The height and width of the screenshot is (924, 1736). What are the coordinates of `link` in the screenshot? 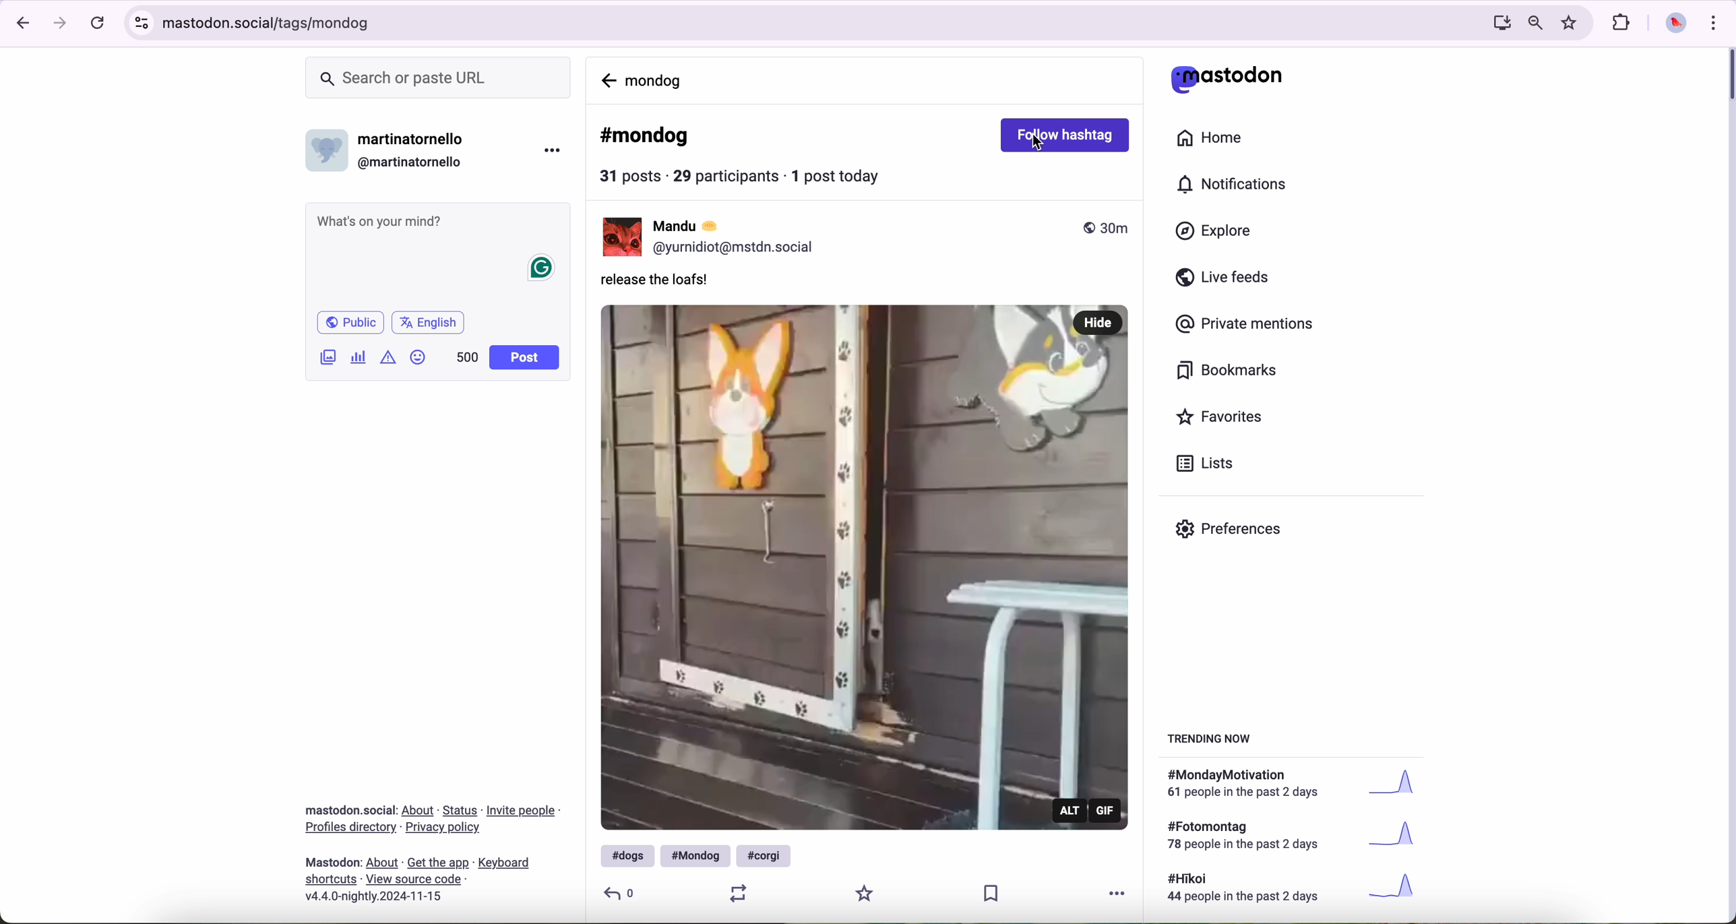 It's located at (438, 864).